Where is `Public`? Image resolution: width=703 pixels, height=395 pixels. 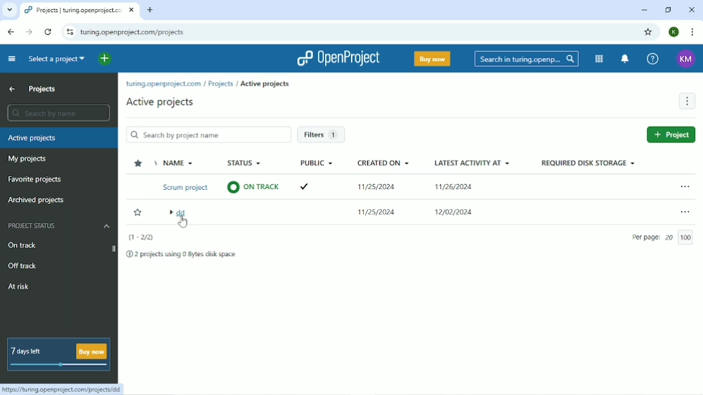 Public is located at coordinates (315, 178).